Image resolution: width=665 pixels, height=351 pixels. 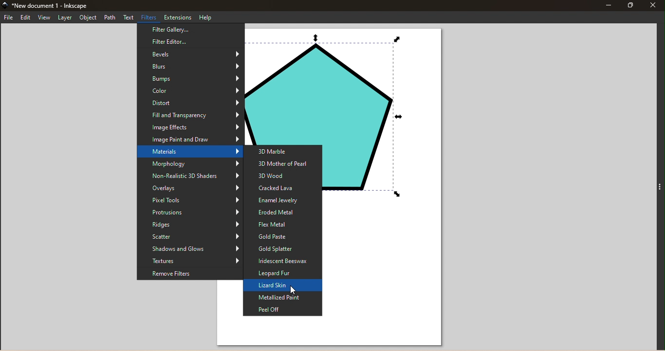 What do you see at coordinates (53, 5) in the screenshot?
I see `New document 1 - Inkscape` at bounding box center [53, 5].